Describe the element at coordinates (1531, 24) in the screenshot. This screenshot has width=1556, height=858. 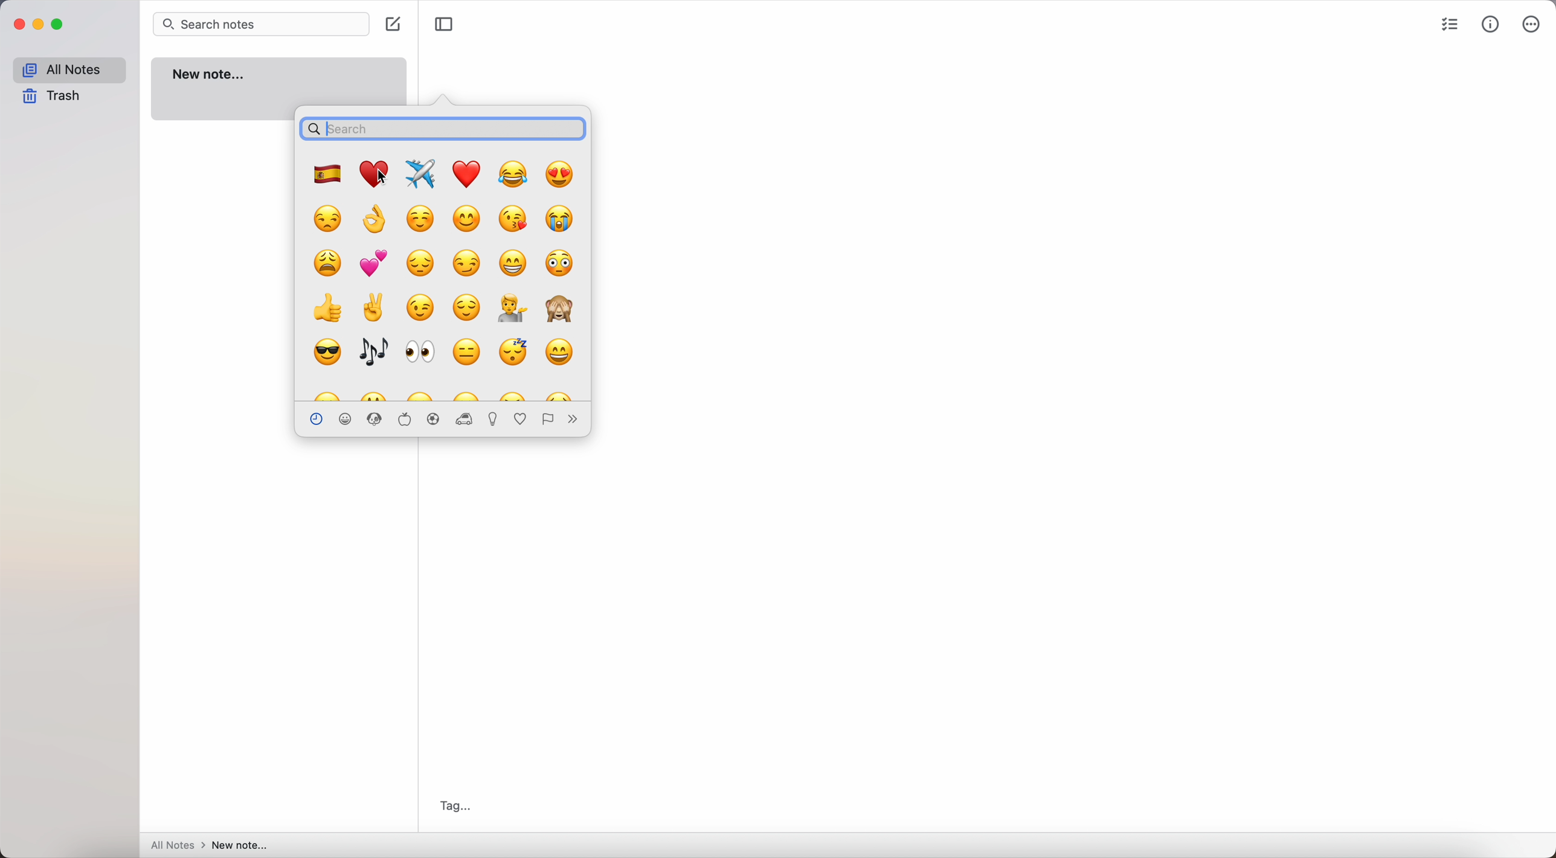
I see `more options` at that location.